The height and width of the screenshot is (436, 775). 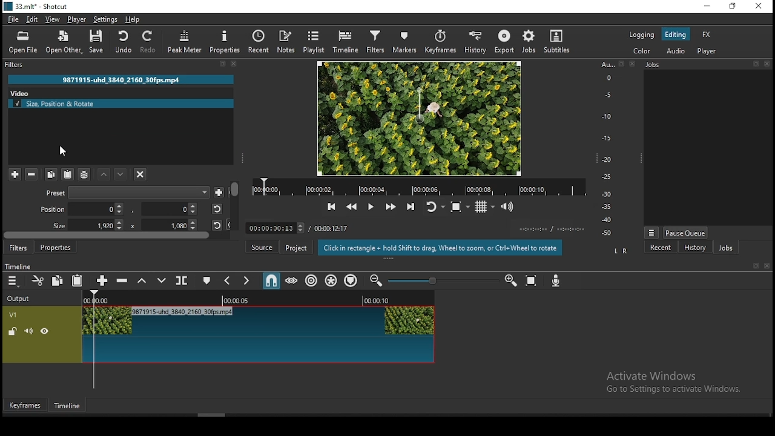 What do you see at coordinates (13, 281) in the screenshot?
I see `menu` at bounding box center [13, 281].